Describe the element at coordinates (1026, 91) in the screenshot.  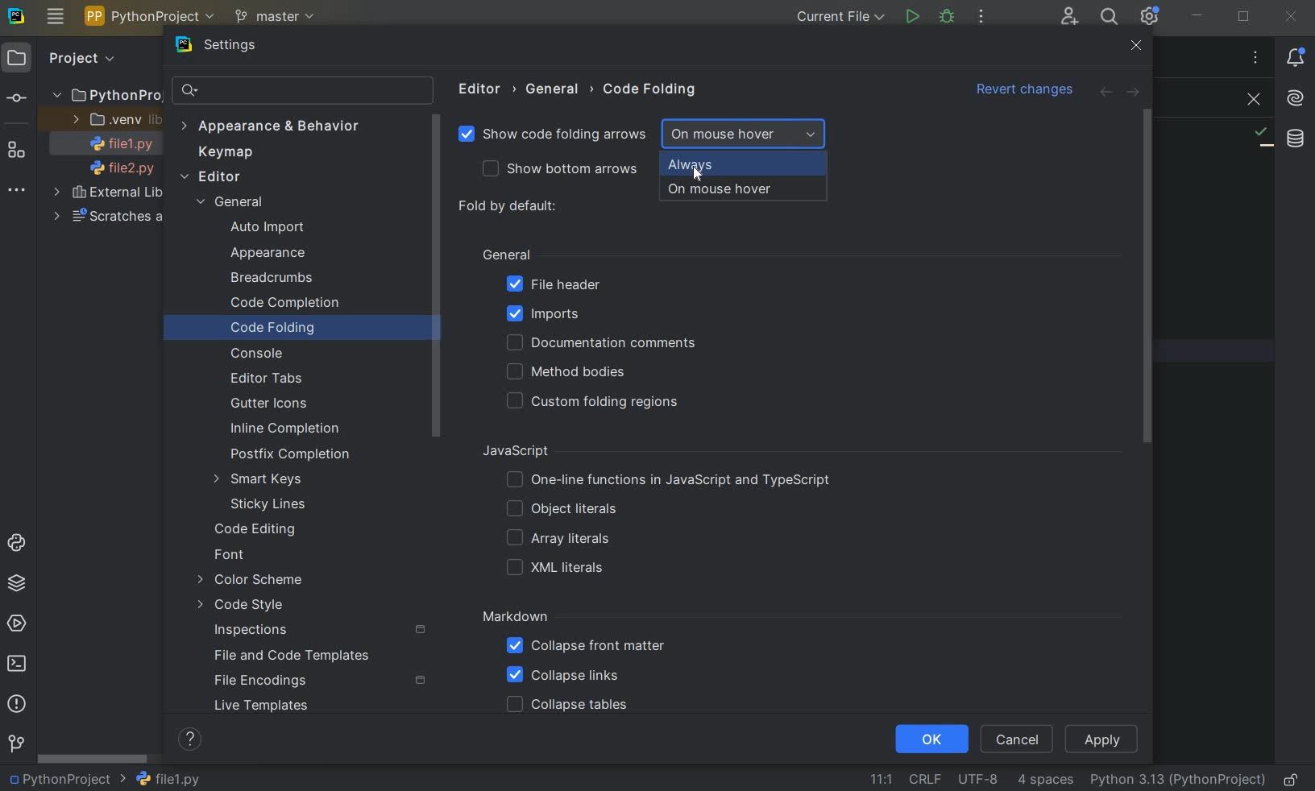
I see `REVERT CHANGES` at that location.